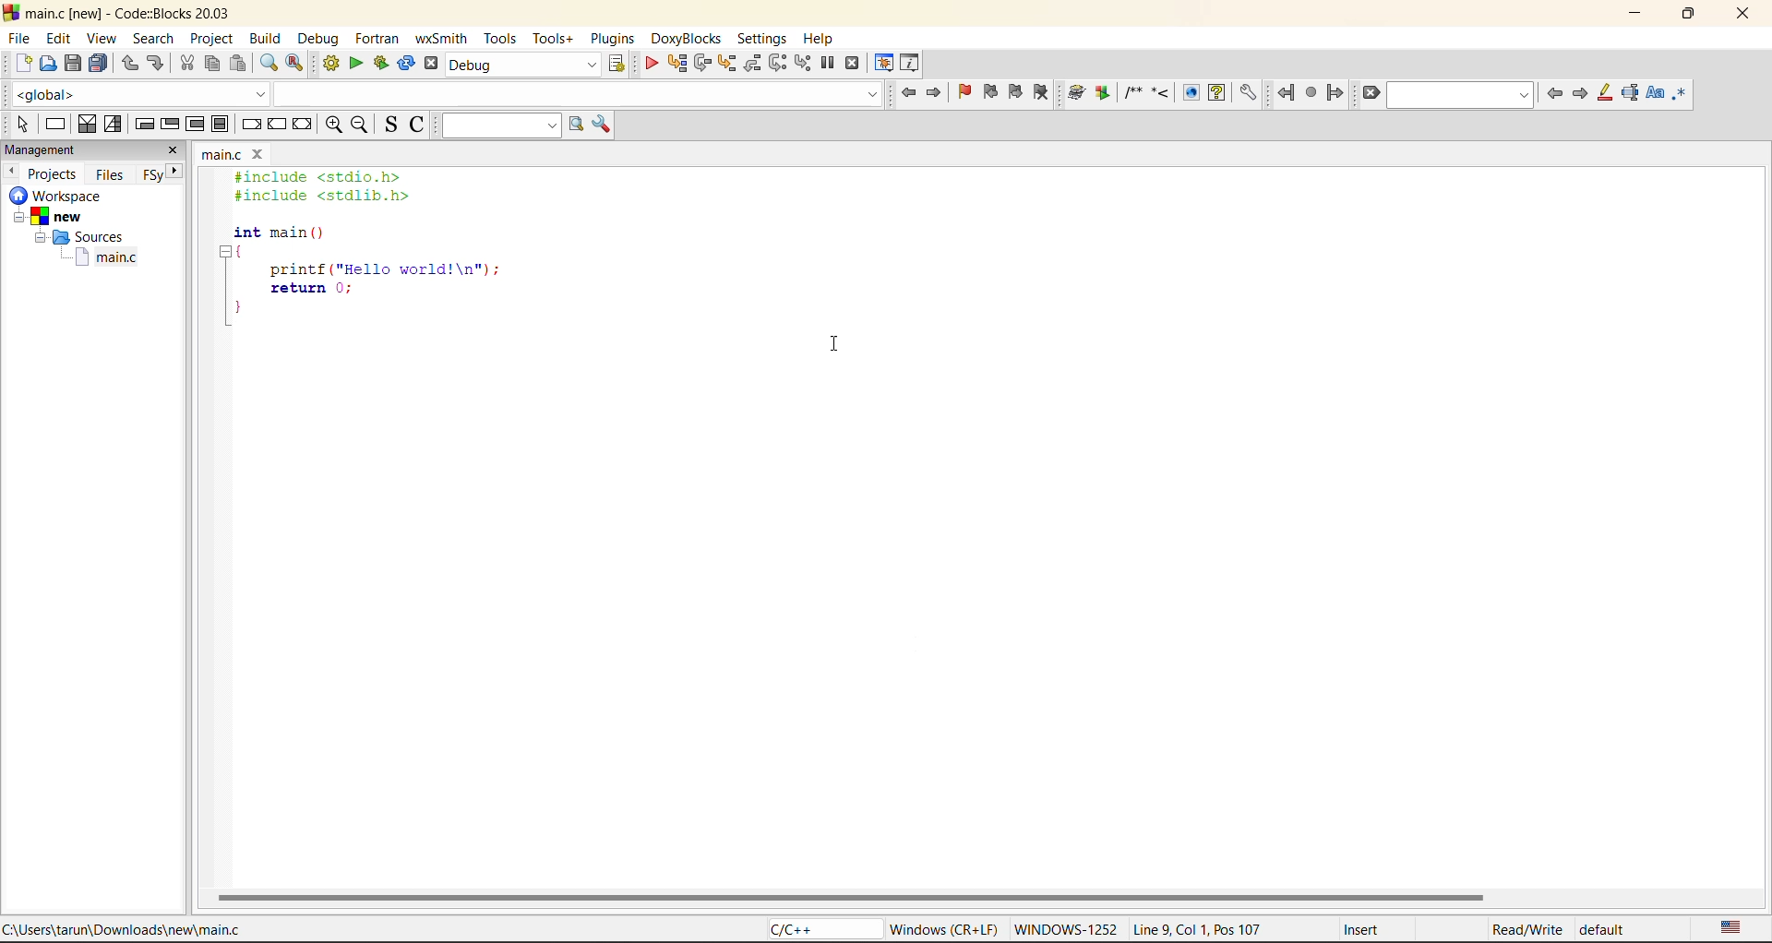 This screenshot has width=1772, height=943. What do you see at coordinates (502, 125) in the screenshot?
I see `text to search` at bounding box center [502, 125].